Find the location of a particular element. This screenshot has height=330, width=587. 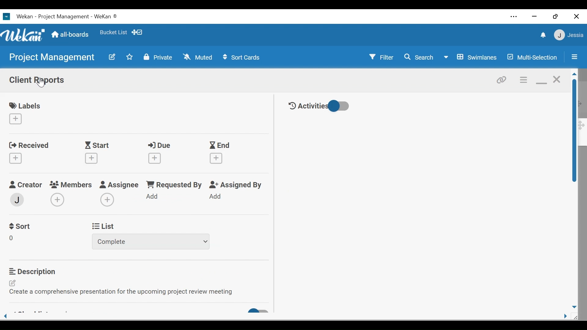

All boards is located at coordinates (71, 35).